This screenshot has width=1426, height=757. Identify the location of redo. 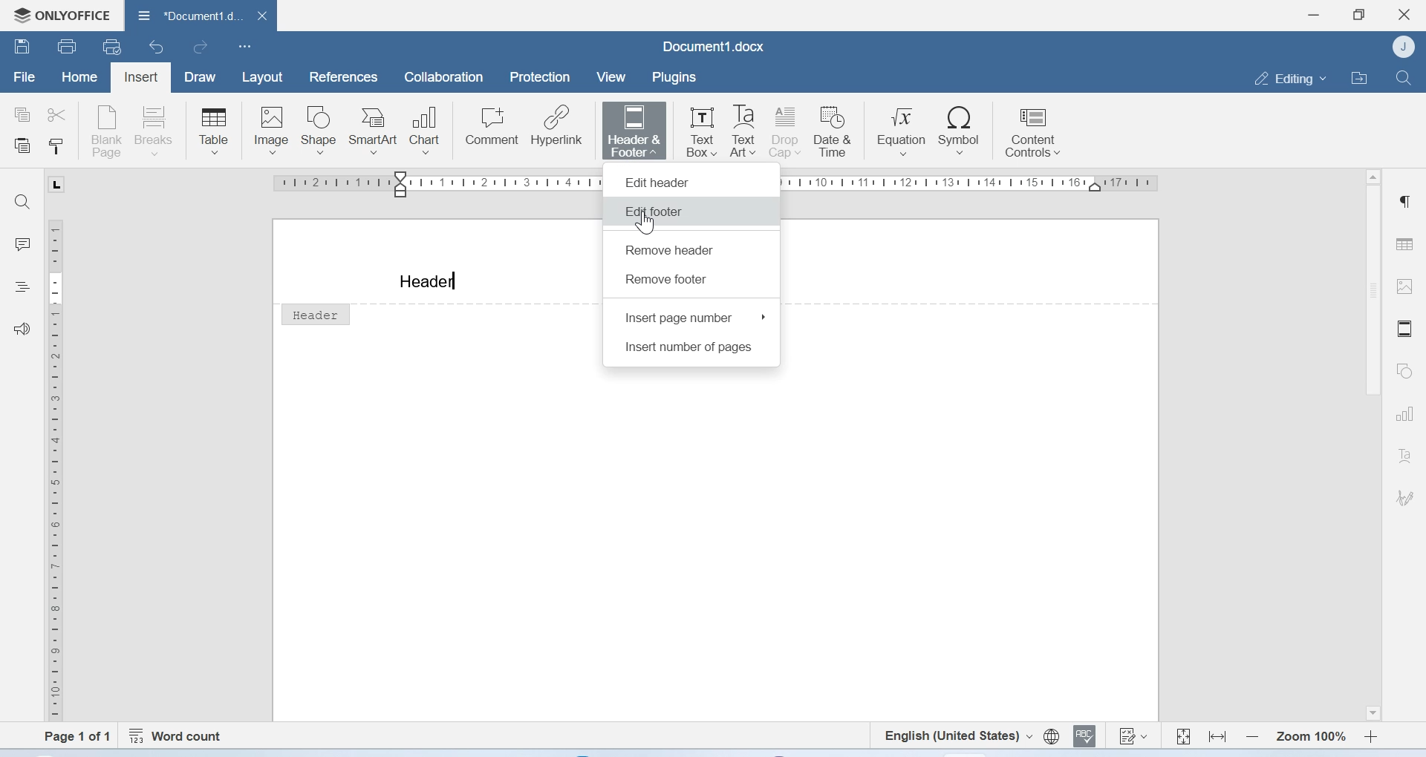
(201, 49).